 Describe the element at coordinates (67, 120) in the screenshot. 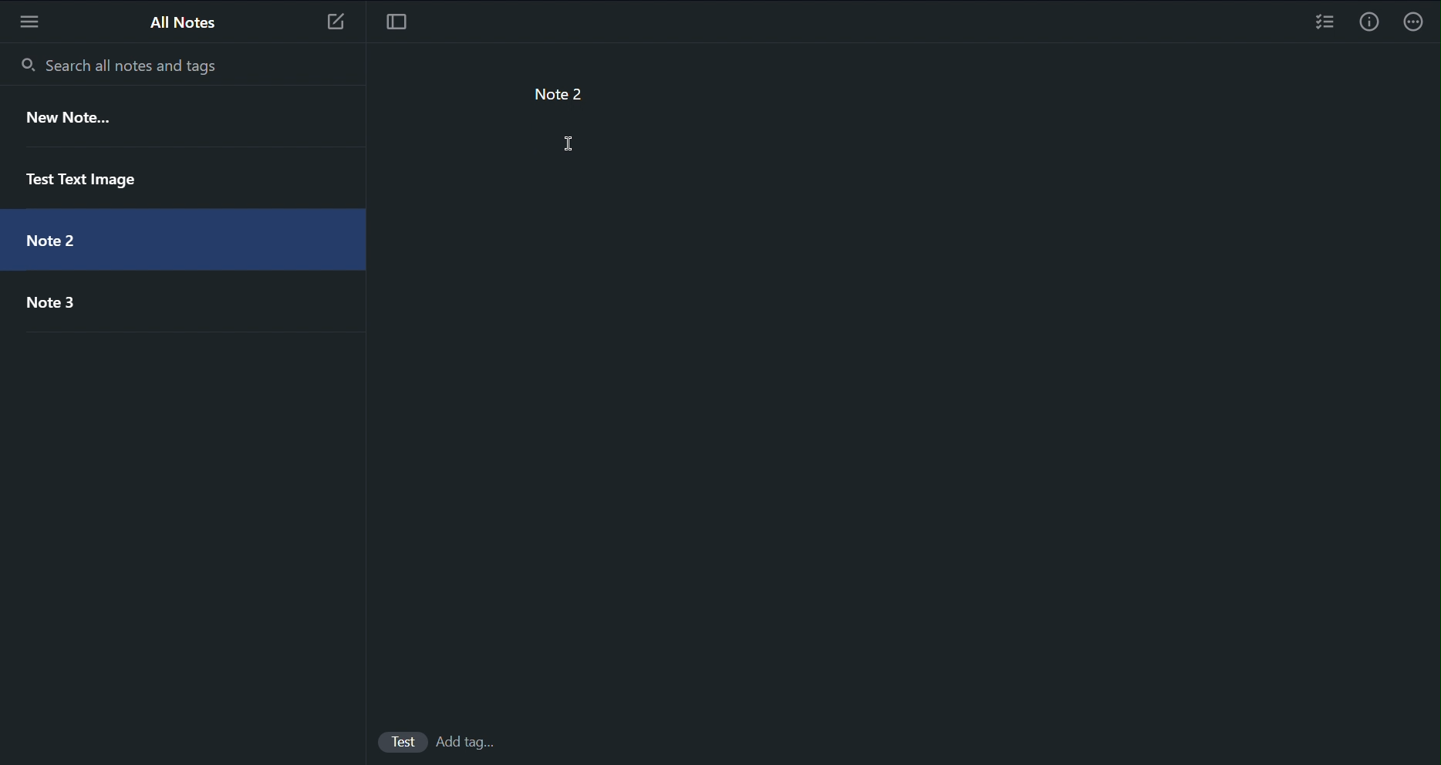

I see `New Note` at that location.